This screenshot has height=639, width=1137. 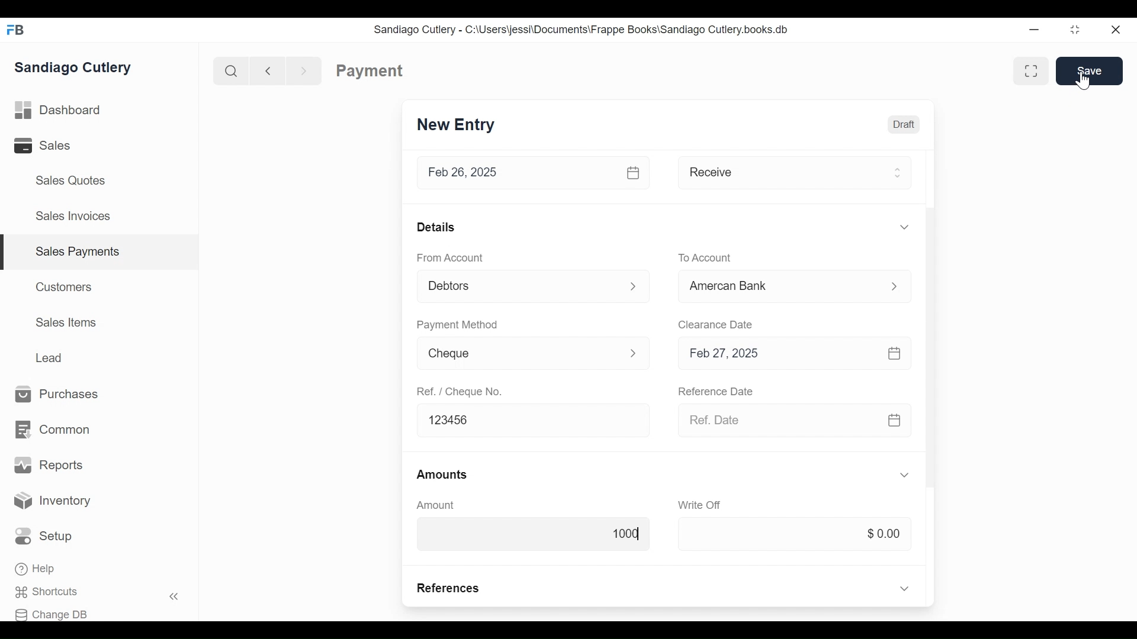 I want to click on Shortcuts, so click(x=54, y=592).